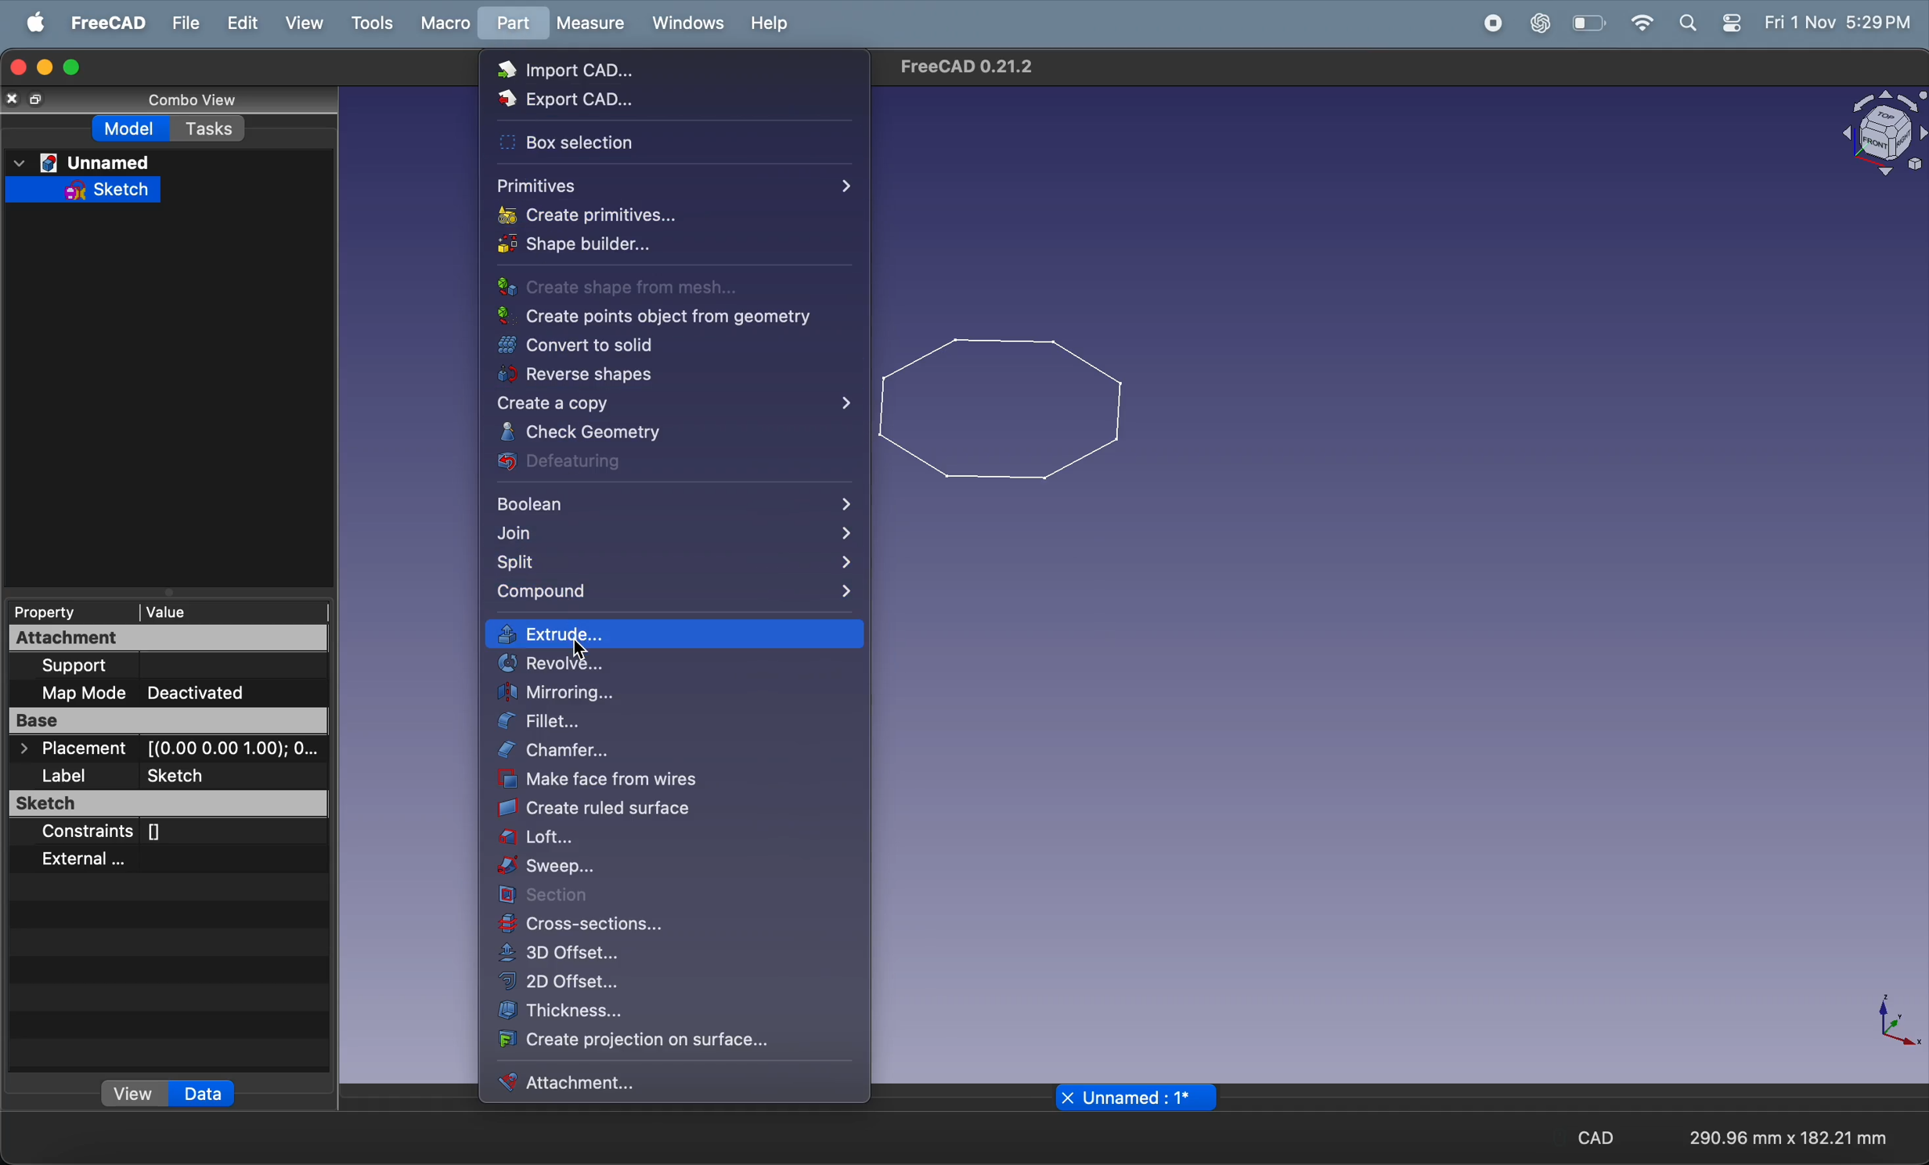  I want to click on 2D offset, so click(676, 983).